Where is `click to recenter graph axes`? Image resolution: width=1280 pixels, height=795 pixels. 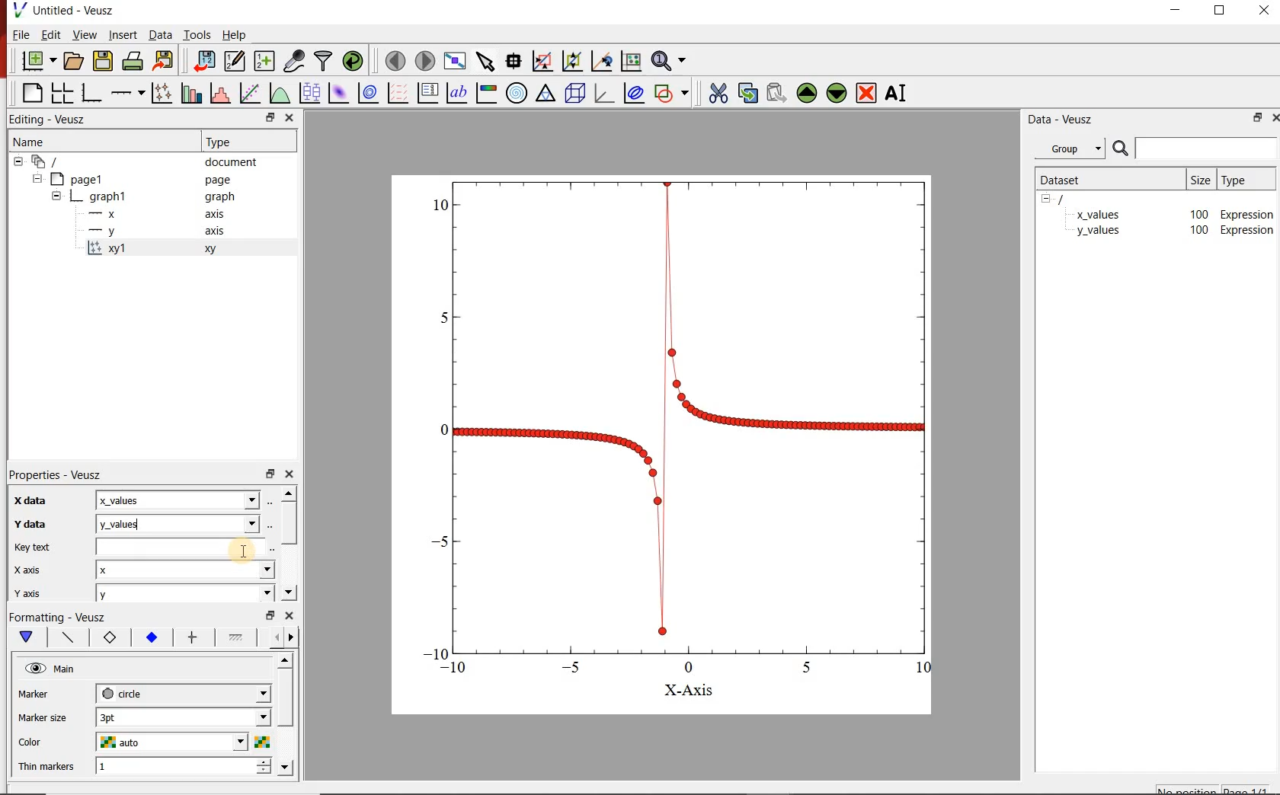
click to recenter graph axes is located at coordinates (601, 62).